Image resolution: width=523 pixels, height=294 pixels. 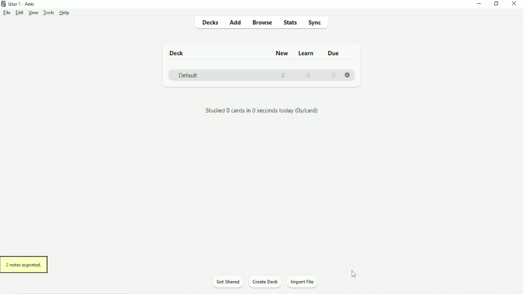 I want to click on Due, so click(x=335, y=53).